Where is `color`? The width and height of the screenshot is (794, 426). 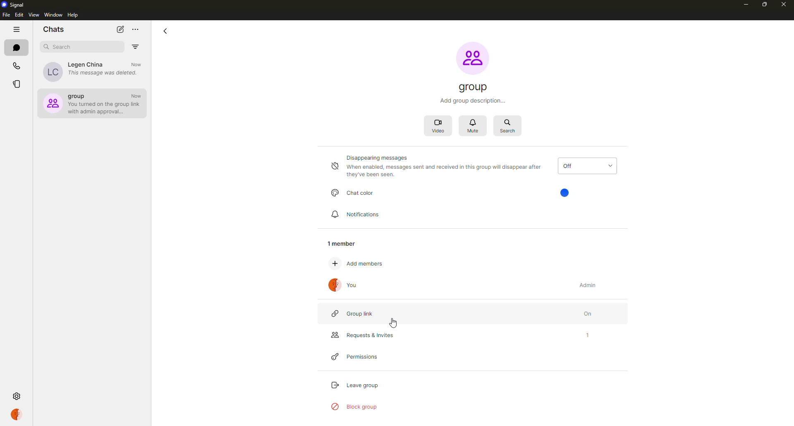
color is located at coordinates (566, 193).